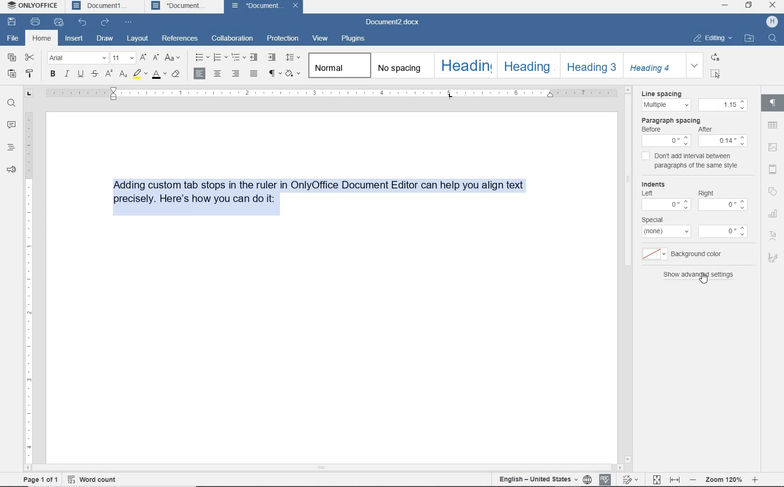 The height and width of the screenshot is (487, 784). What do you see at coordinates (345, 91) in the screenshot?
I see `ruler` at bounding box center [345, 91].